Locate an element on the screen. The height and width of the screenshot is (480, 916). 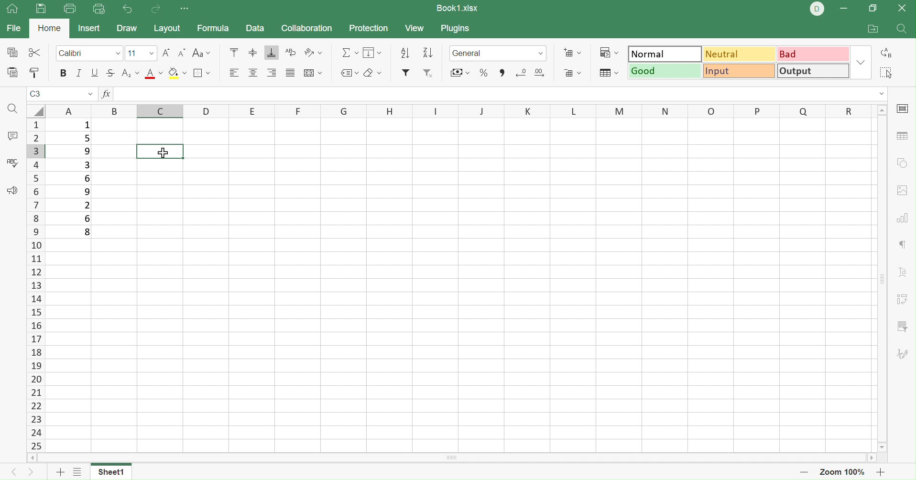
Image settings is located at coordinates (902, 190).